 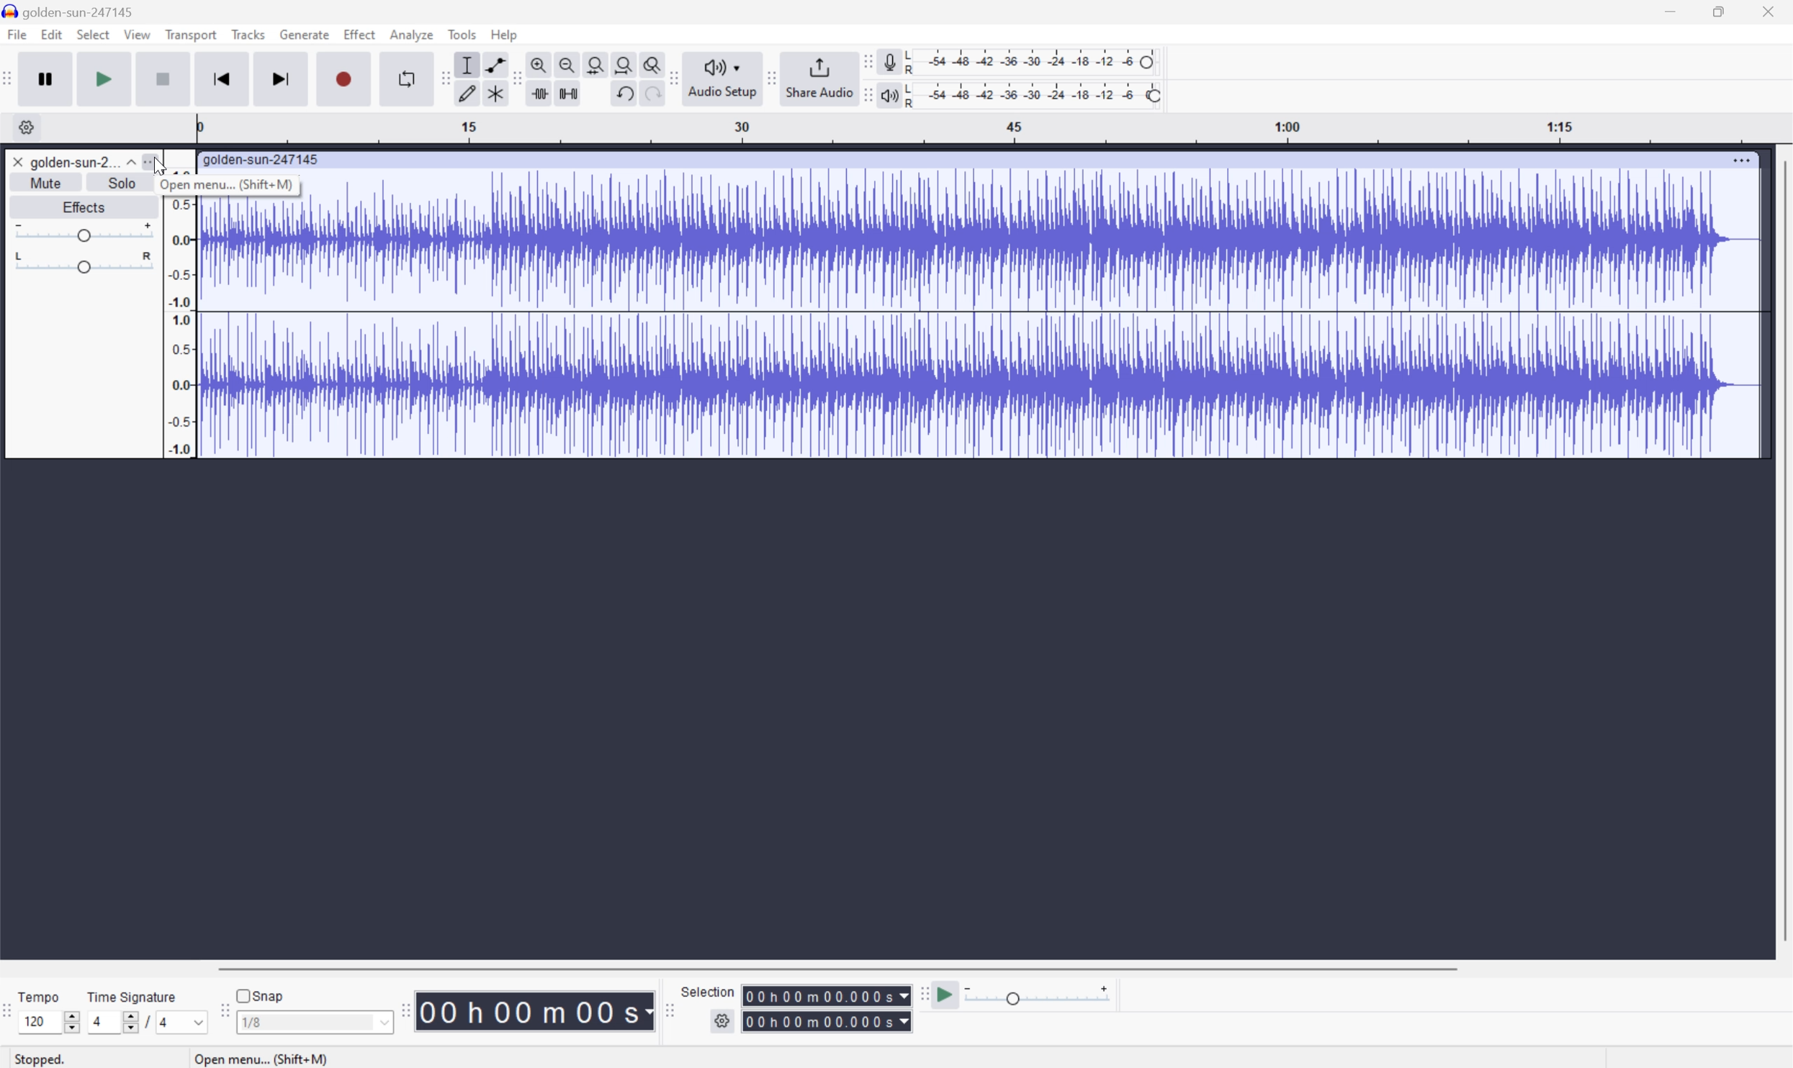 What do you see at coordinates (169, 1022) in the screenshot?
I see `4` at bounding box center [169, 1022].